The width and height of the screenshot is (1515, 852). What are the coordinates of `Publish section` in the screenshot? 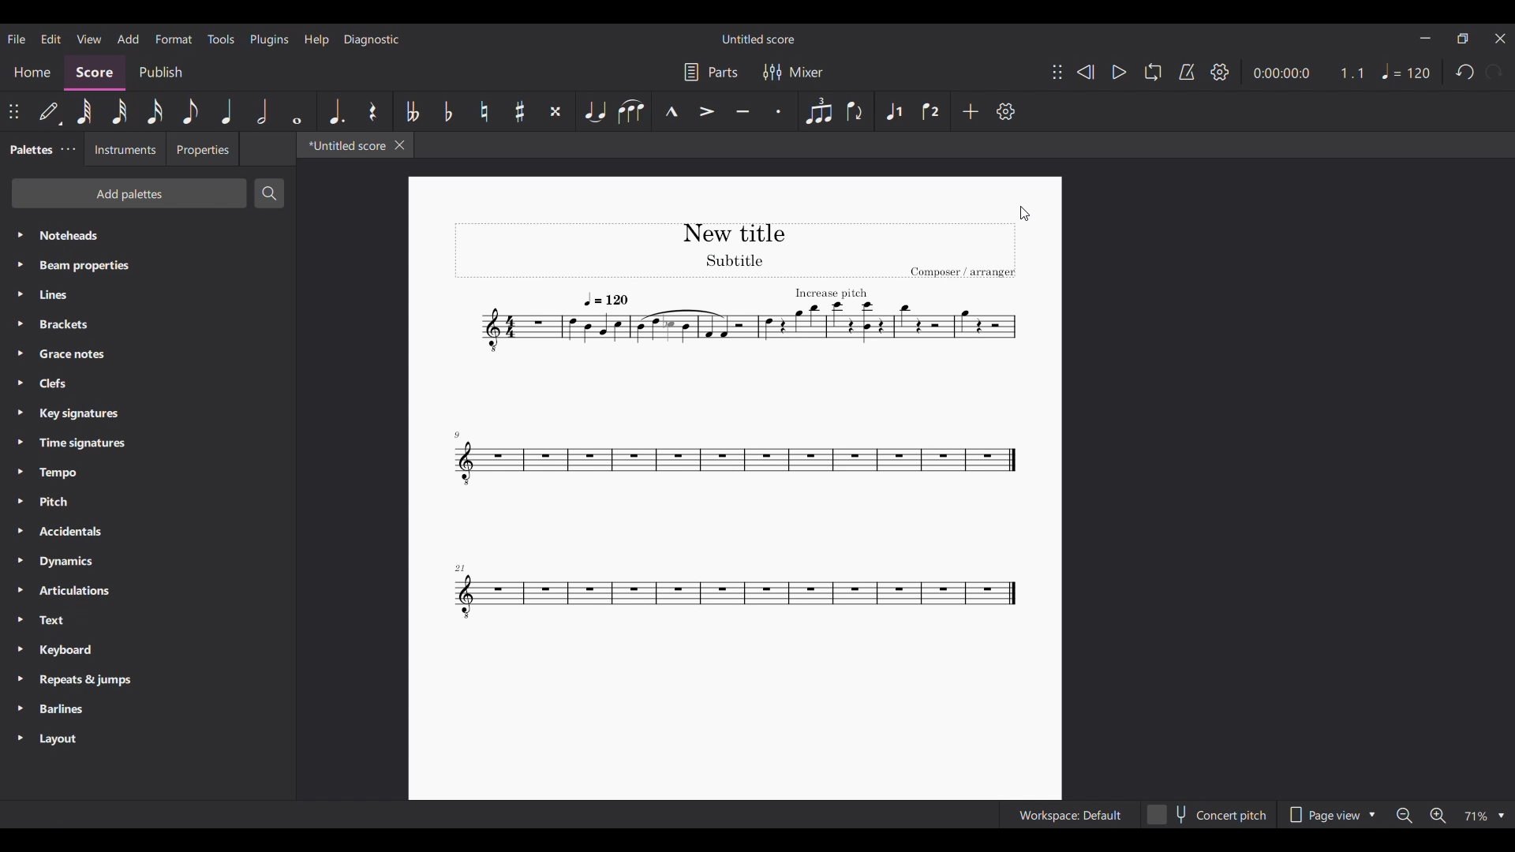 It's located at (161, 73).